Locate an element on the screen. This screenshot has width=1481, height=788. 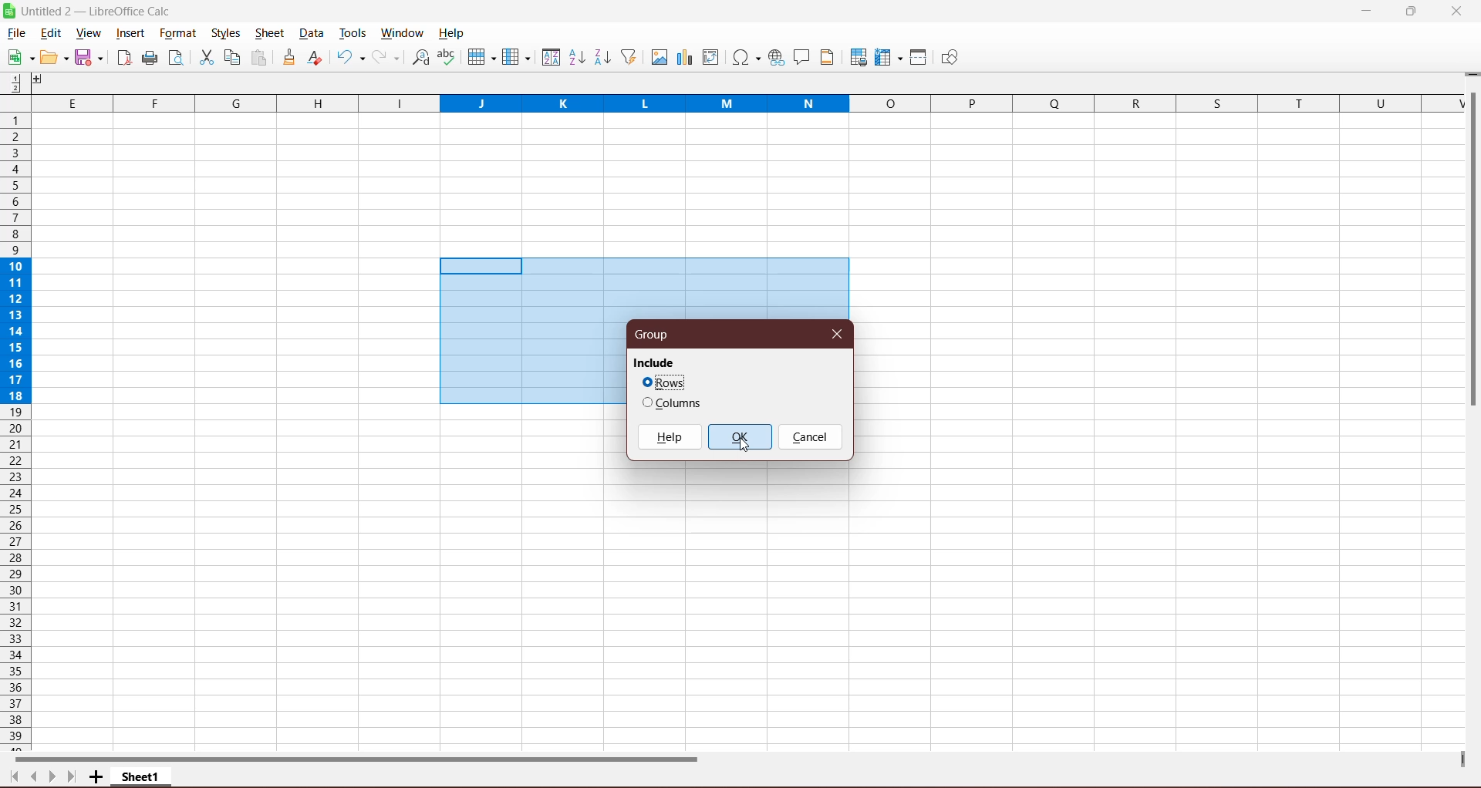
Data is located at coordinates (312, 33).